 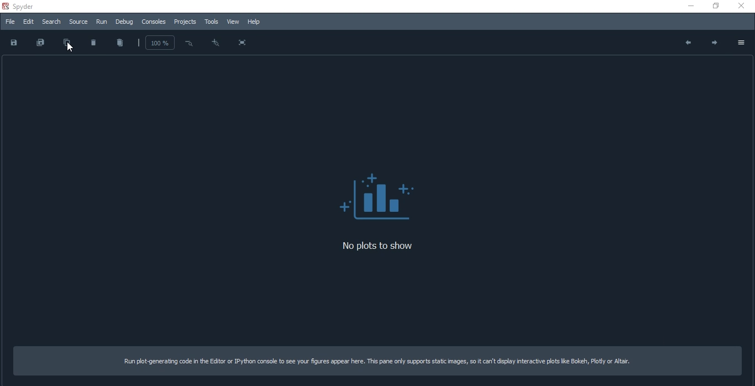 I want to click on File , so click(x=11, y=21).